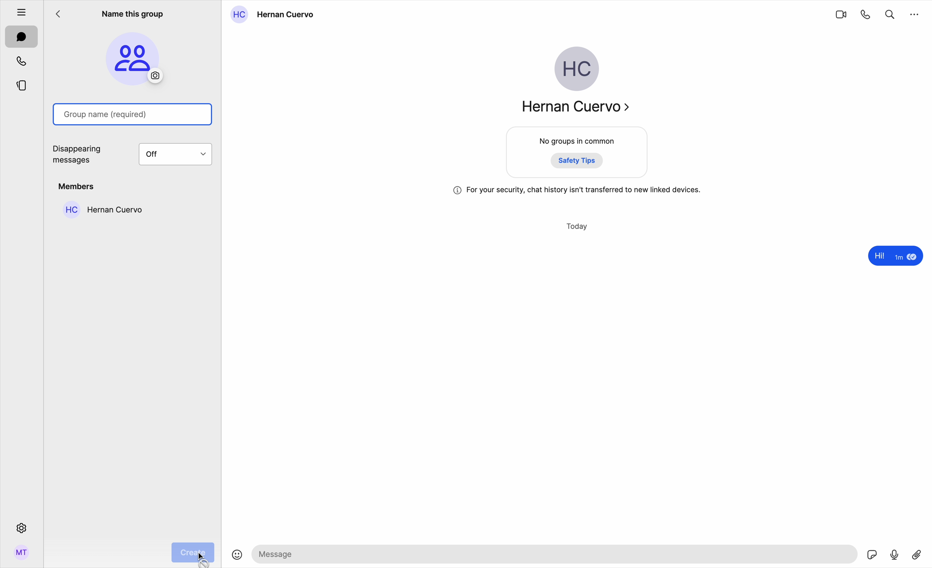 Image resolution: width=932 pixels, height=568 pixels. What do you see at coordinates (22, 555) in the screenshot?
I see `profile` at bounding box center [22, 555].